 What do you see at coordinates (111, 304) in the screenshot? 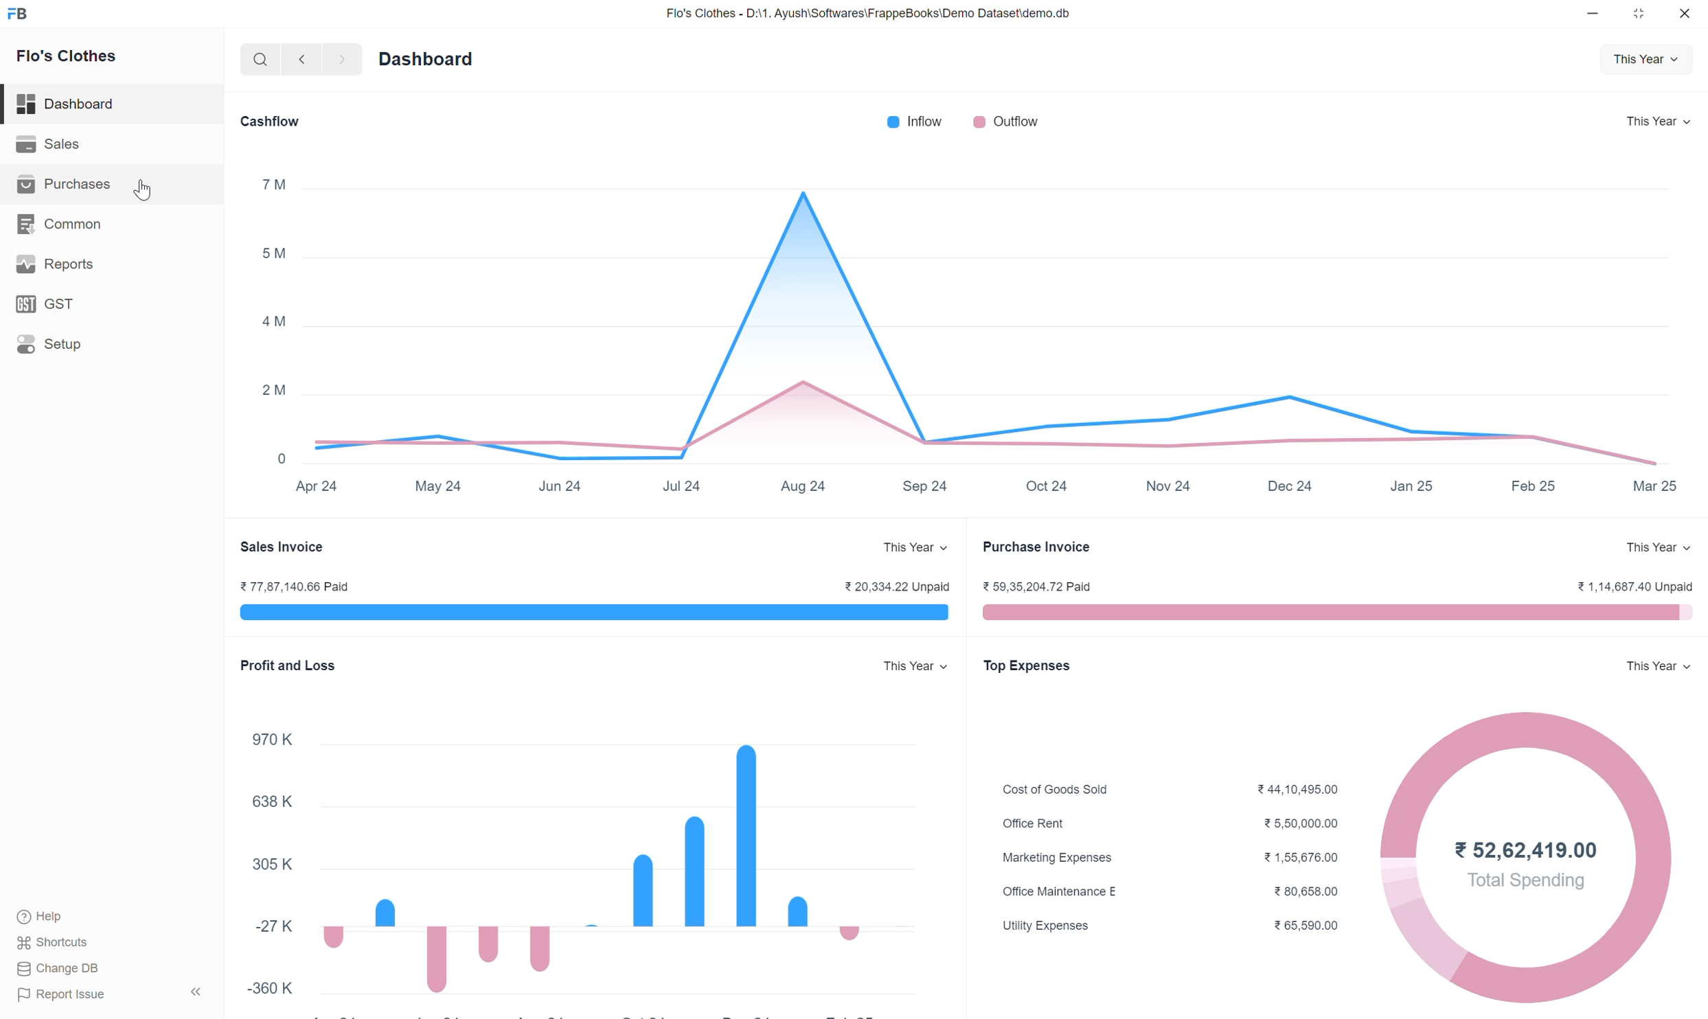
I see `GST` at bounding box center [111, 304].